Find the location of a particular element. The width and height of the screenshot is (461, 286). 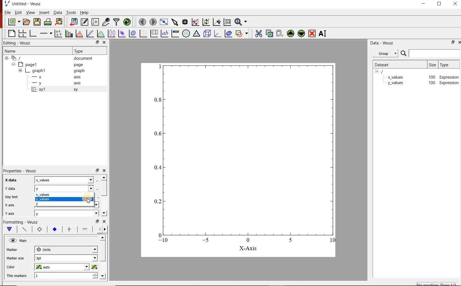

close is located at coordinates (456, 4).